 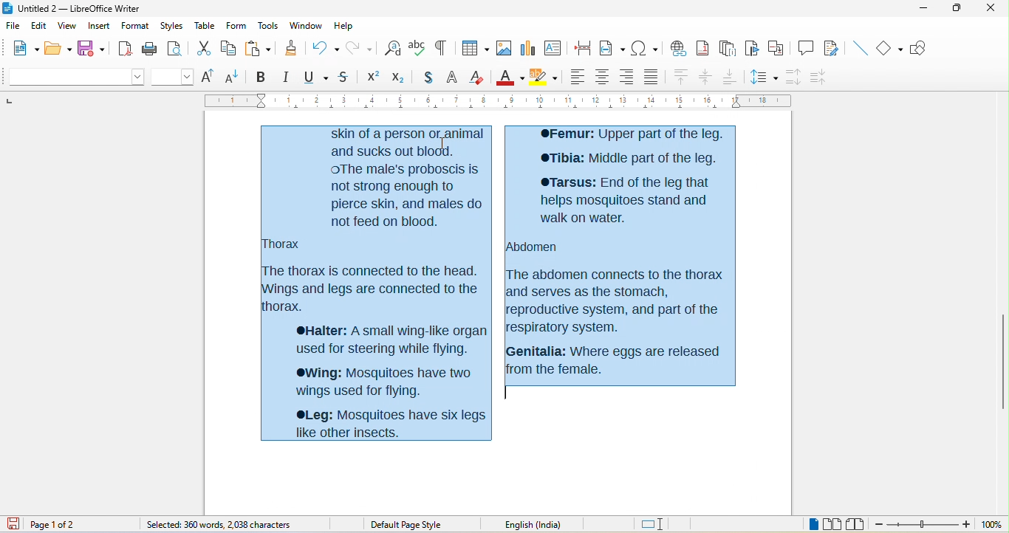 I want to click on bookmark, so click(x=751, y=50).